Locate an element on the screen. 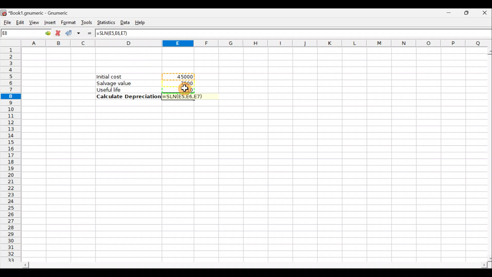 The height and width of the screenshot is (277, 492). Data is located at coordinates (126, 22).